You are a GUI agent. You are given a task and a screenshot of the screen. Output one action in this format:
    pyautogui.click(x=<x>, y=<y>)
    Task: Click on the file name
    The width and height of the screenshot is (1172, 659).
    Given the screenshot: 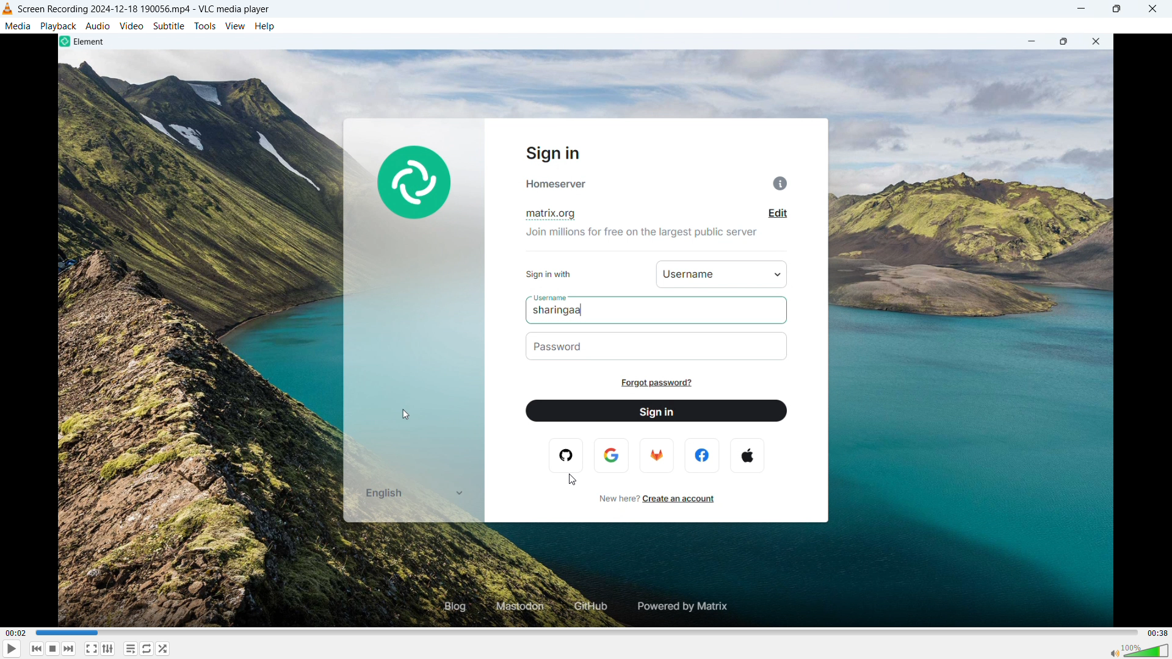 What is the action you would take?
    pyautogui.click(x=144, y=10)
    